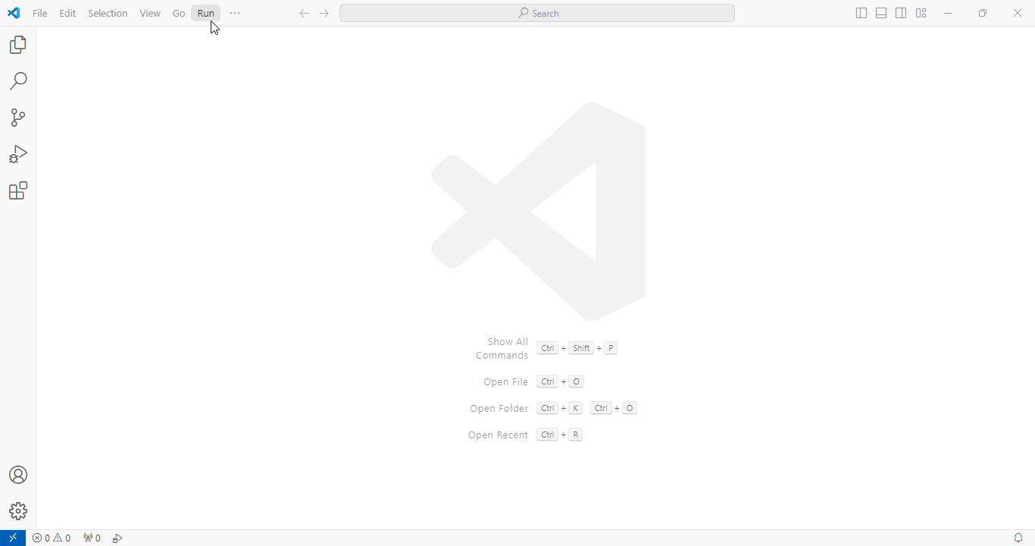  Describe the element at coordinates (20, 154) in the screenshot. I see `run and debug` at that location.